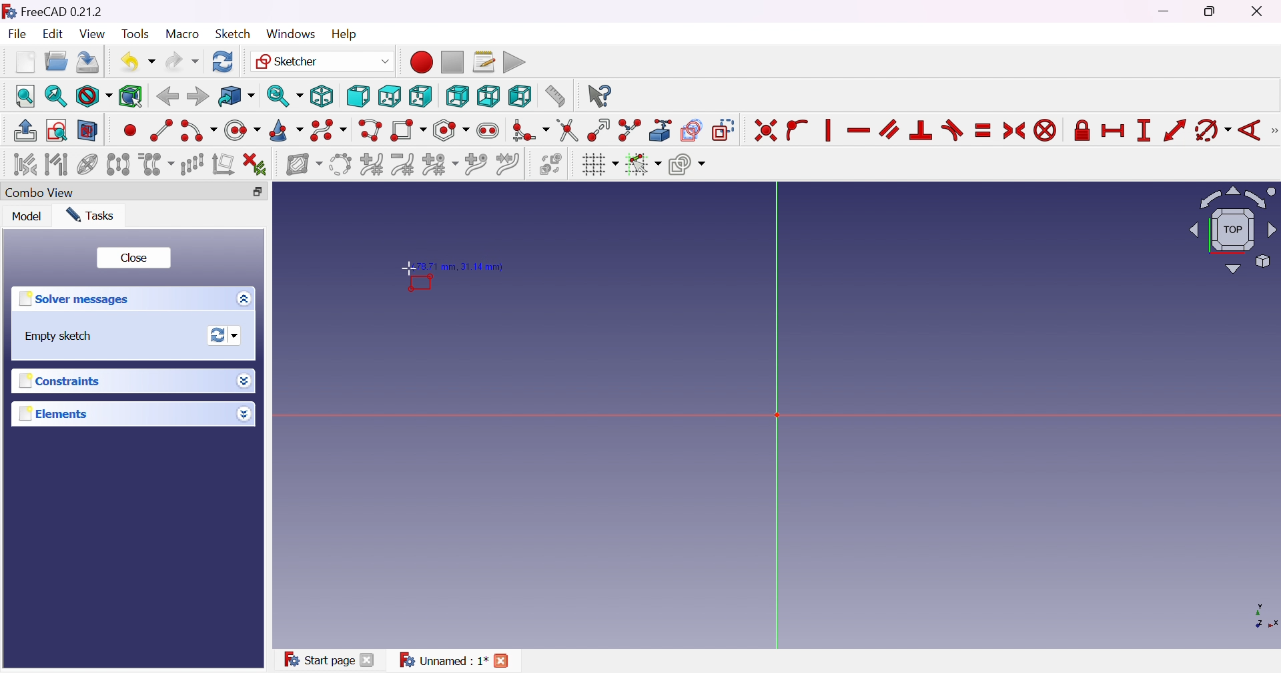 The width and height of the screenshot is (1281, 673). Describe the element at coordinates (827, 130) in the screenshot. I see `Vertically` at that location.